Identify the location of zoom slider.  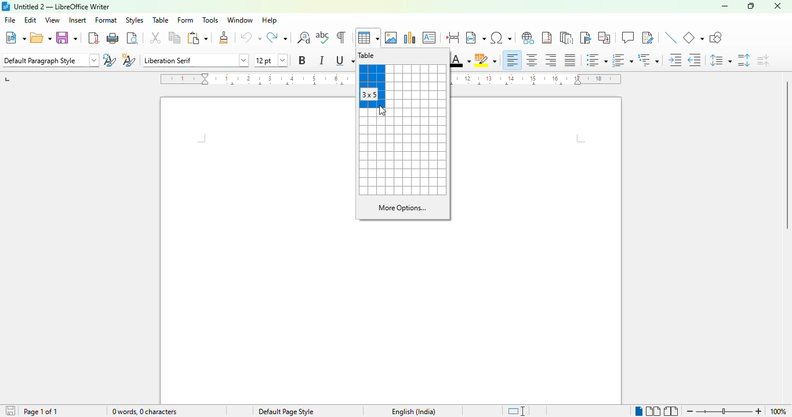
(725, 411).